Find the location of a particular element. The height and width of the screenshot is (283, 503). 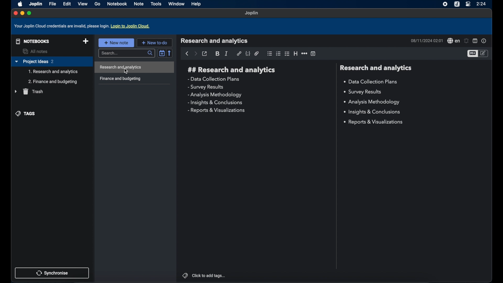

new notebook is located at coordinates (86, 41).